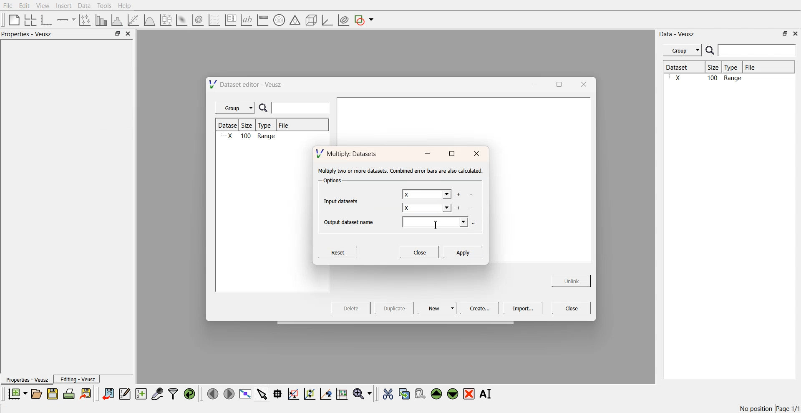 This screenshot has width=801, height=413. What do you see at coordinates (229, 393) in the screenshot?
I see `move right` at bounding box center [229, 393].